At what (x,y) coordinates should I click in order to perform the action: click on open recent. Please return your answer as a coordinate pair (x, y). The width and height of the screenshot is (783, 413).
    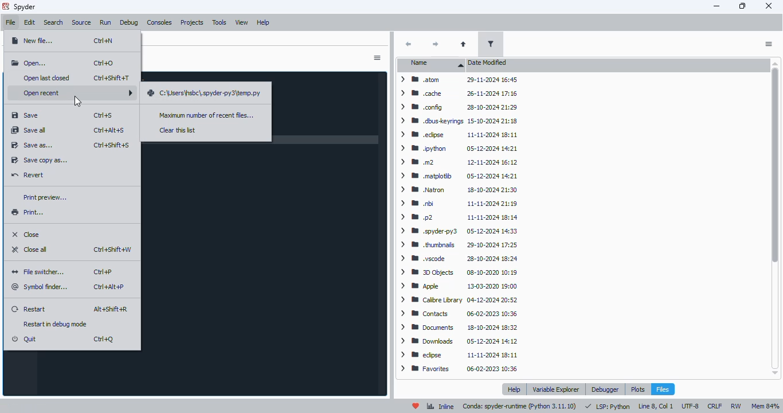
    Looking at the image, I should click on (76, 92).